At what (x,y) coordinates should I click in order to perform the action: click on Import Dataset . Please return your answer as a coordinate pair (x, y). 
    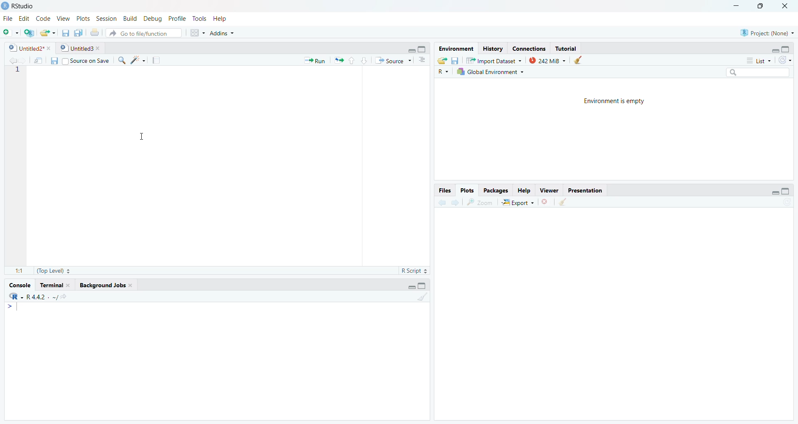
    Looking at the image, I should click on (494, 60).